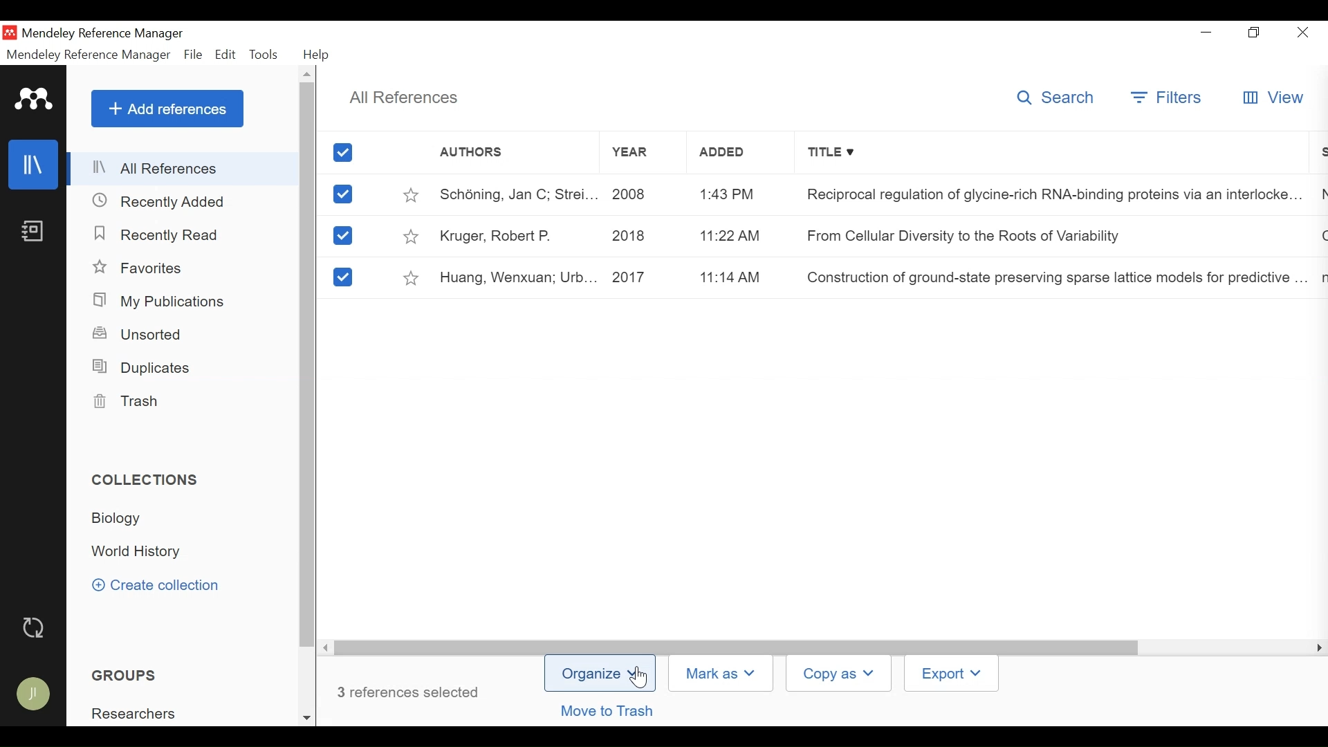 The height and width of the screenshot is (747, 1328). What do you see at coordinates (342, 236) in the screenshot?
I see `(un)select` at bounding box center [342, 236].